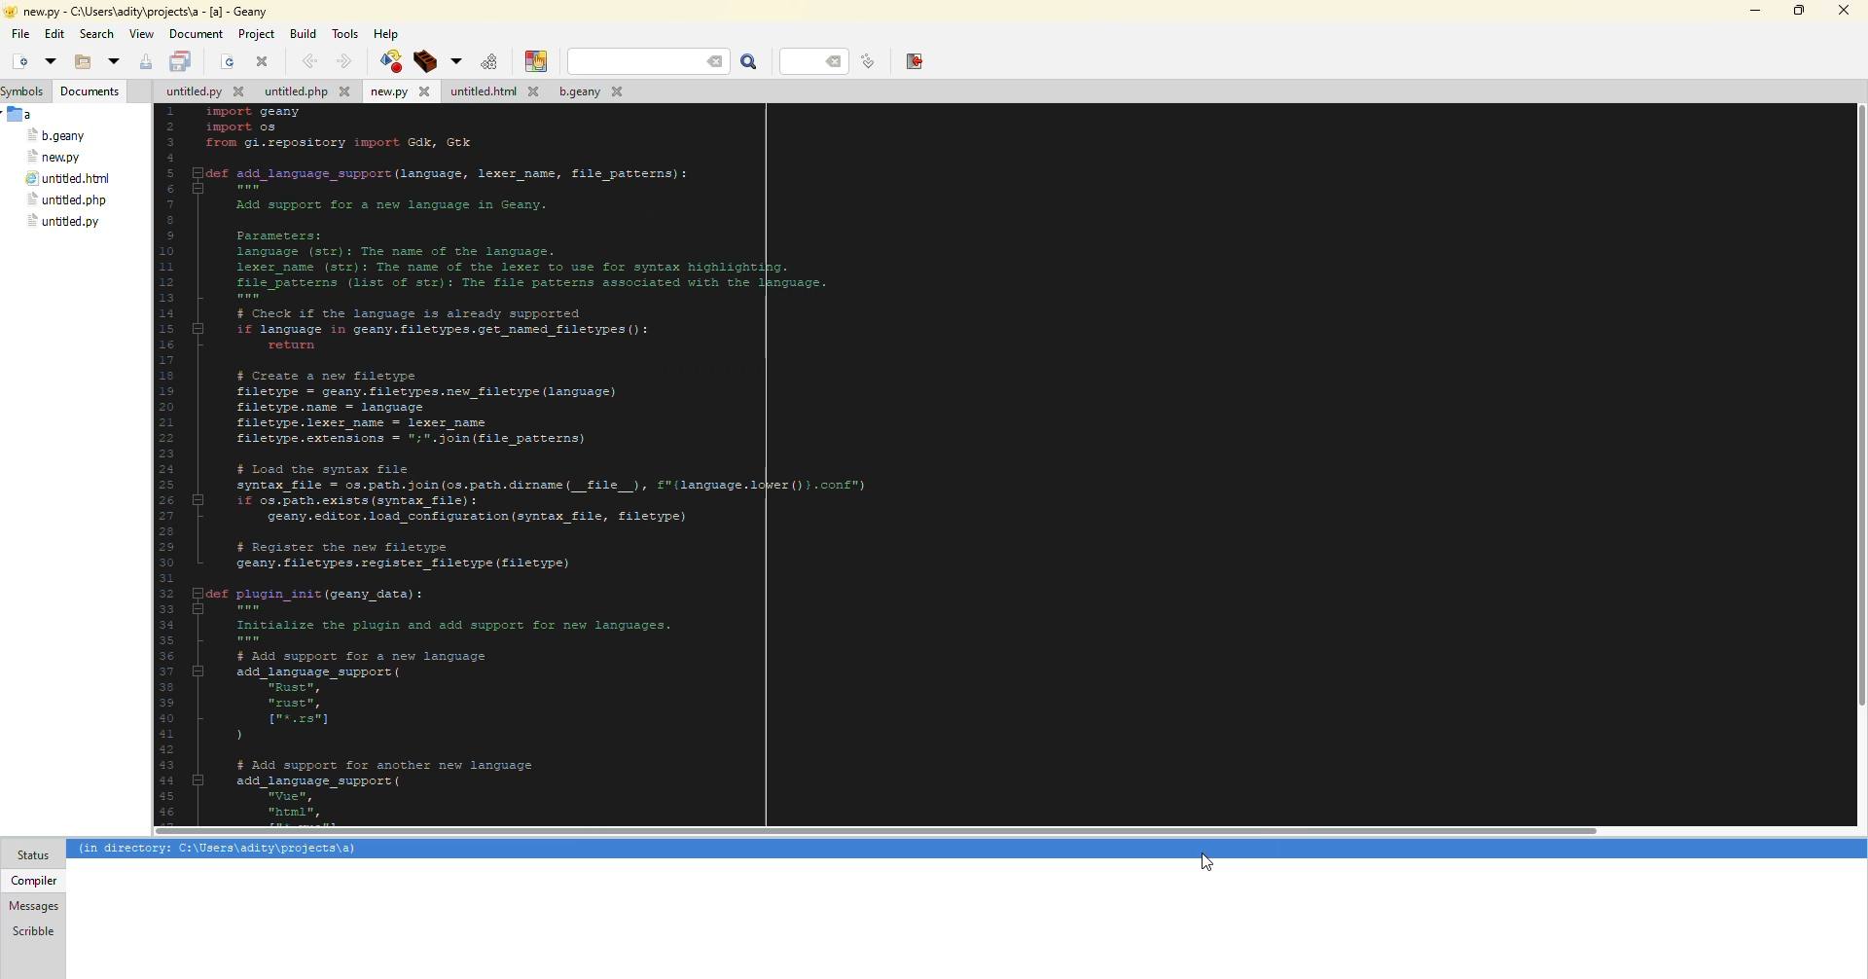 The image size is (1868, 979). What do you see at coordinates (633, 461) in the screenshot?
I see `code` at bounding box center [633, 461].